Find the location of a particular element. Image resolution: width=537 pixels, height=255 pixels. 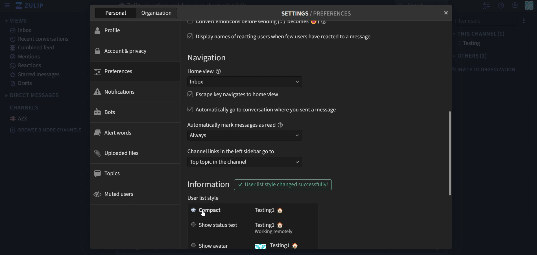

cursor is located at coordinates (205, 212).